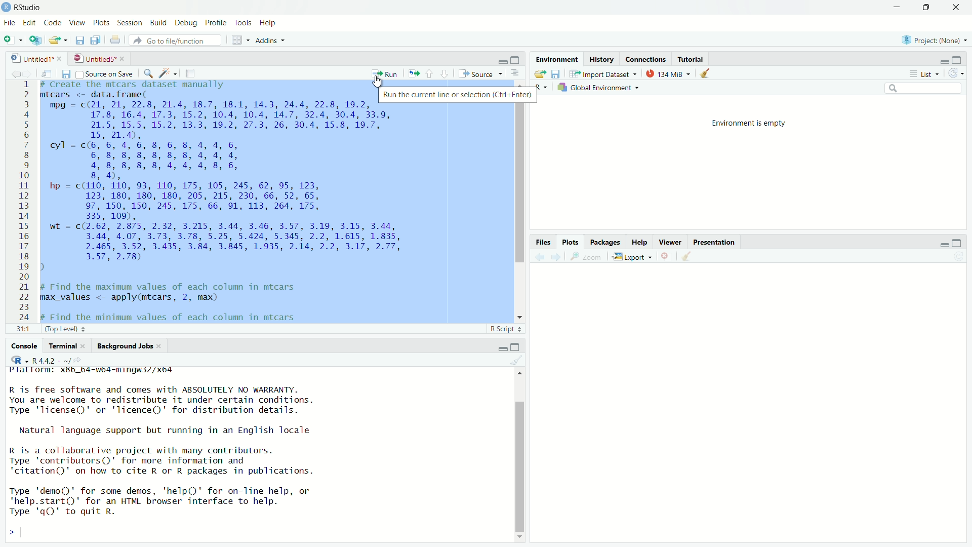  I want to click on clear, so click(709, 75).